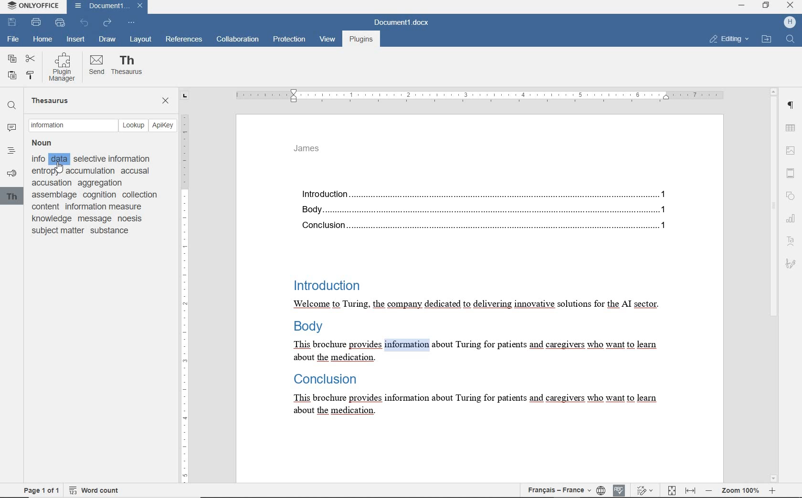 The width and height of the screenshot is (802, 498). What do you see at coordinates (791, 150) in the screenshot?
I see `image` at bounding box center [791, 150].